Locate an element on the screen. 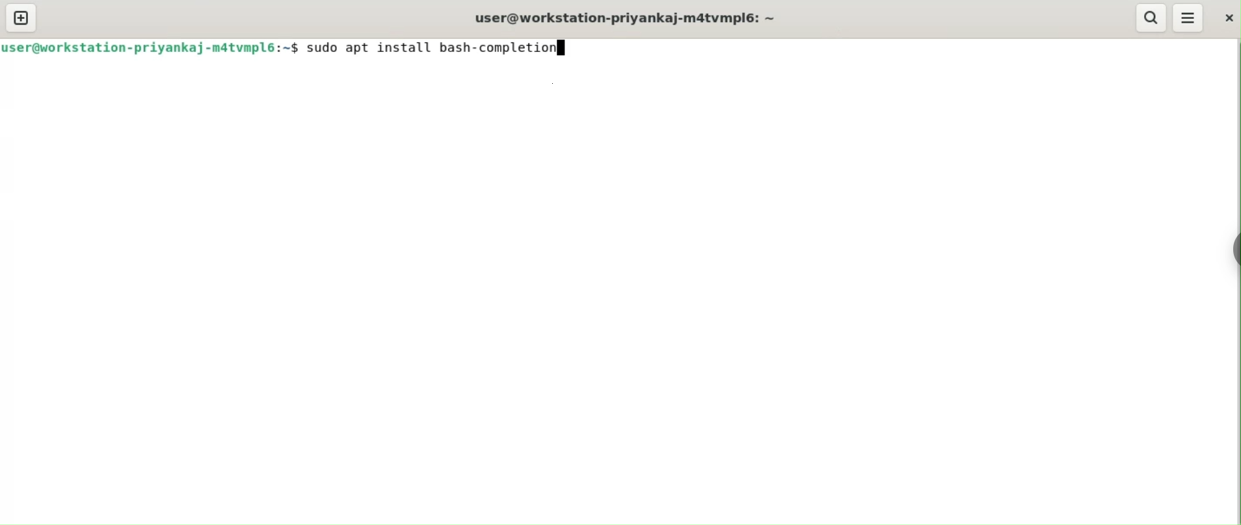 Image resolution: width=1241 pixels, height=525 pixels. menu is located at coordinates (1189, 18).